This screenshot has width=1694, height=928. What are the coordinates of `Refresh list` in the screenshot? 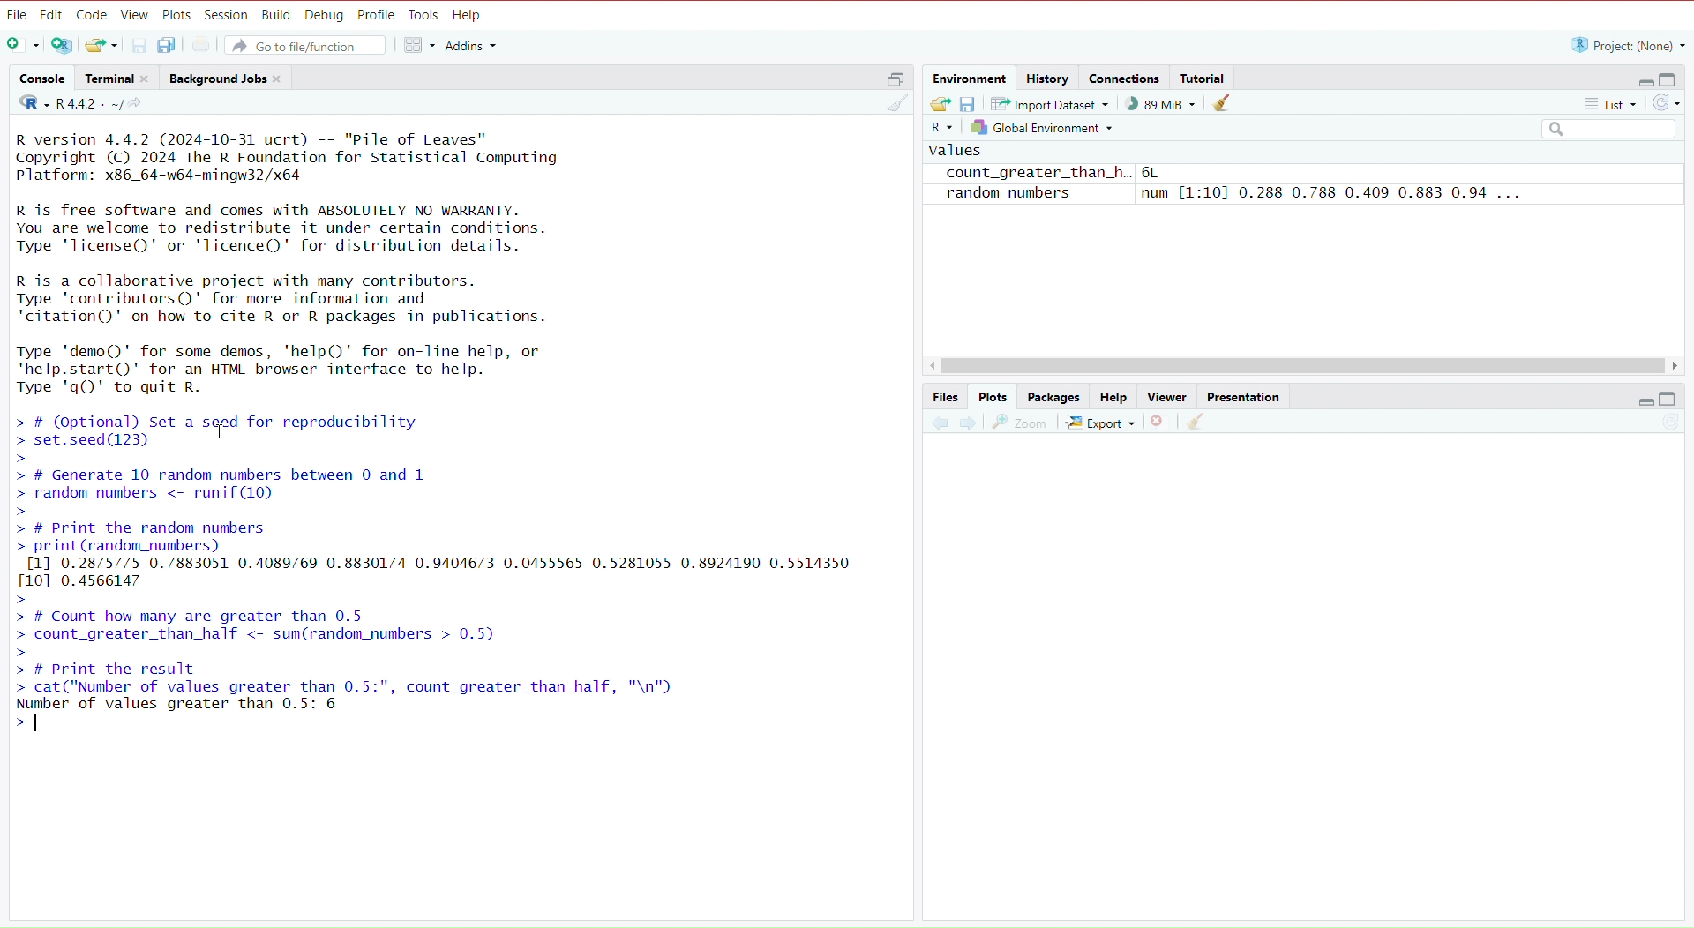 It's located at (1664, 102).